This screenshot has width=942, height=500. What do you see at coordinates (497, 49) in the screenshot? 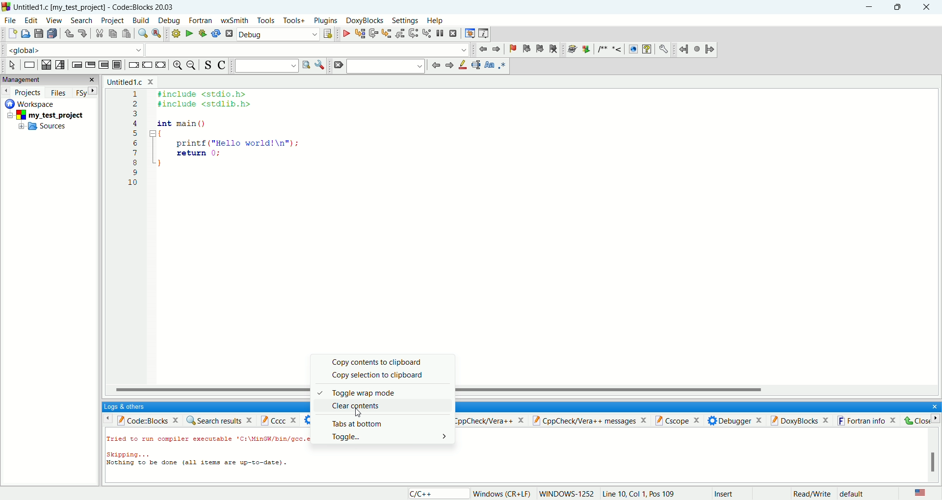
I see `jump forward` at bounding box center [497, 49].